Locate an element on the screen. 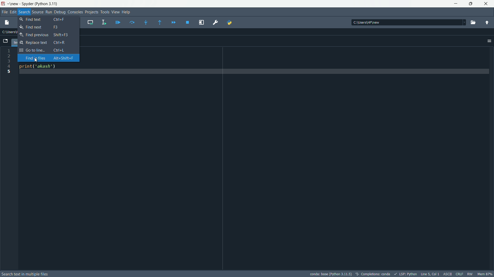  interpreter is located at coordinates (330, 274).